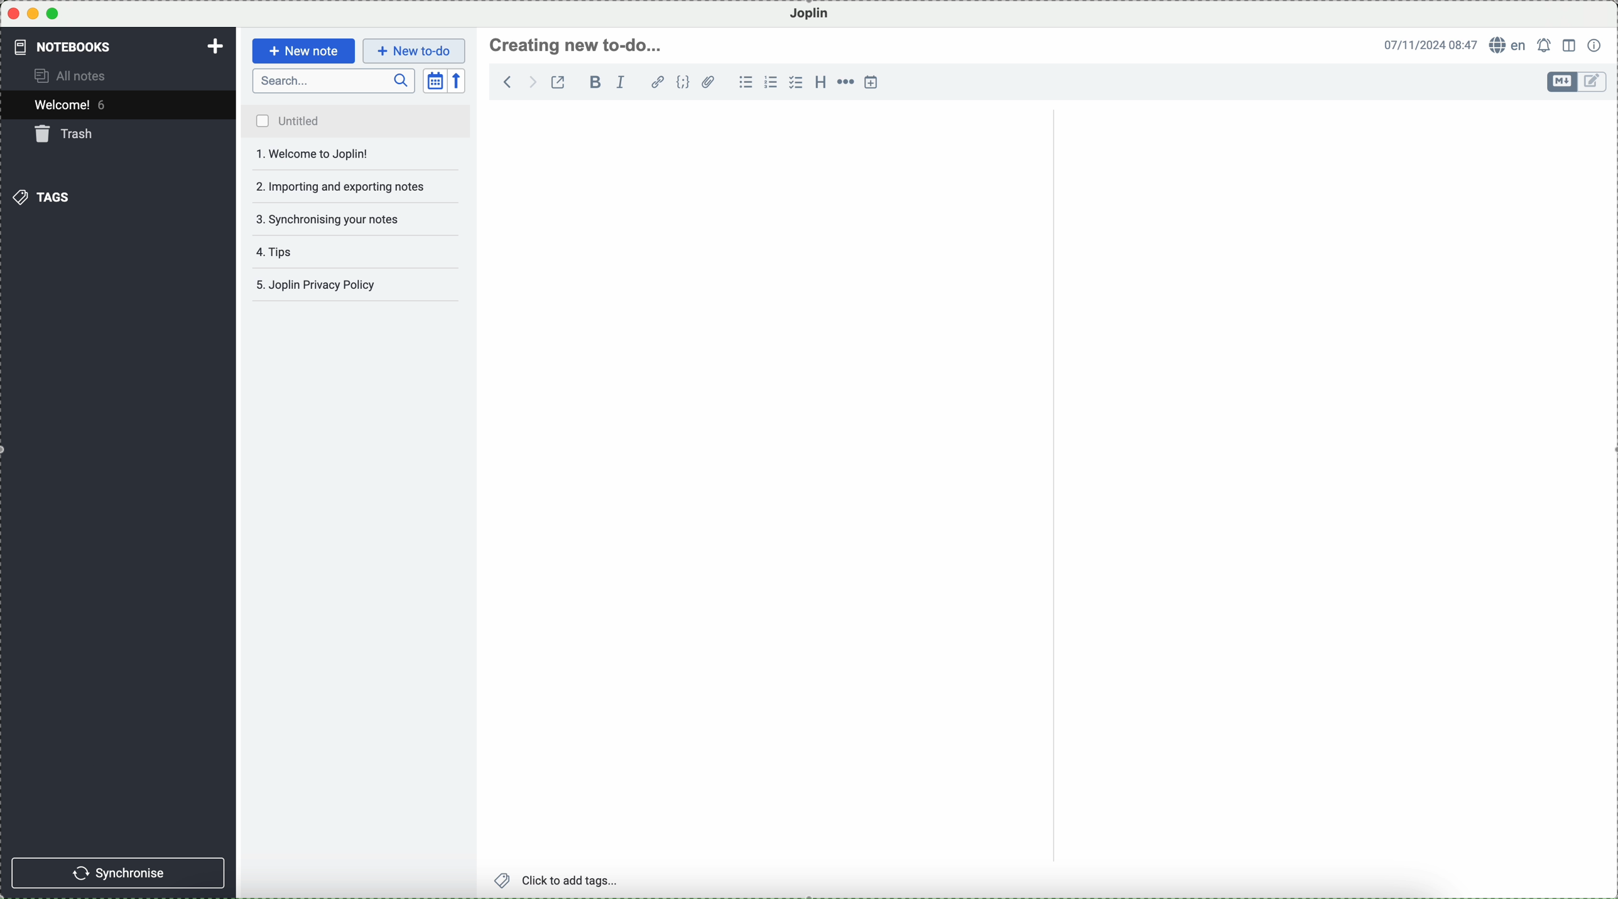 The height and width of the screenshot is (899, 1618). Describe the element at coordinates (355, 121) in the screenshot. I see `untitled` at that location.